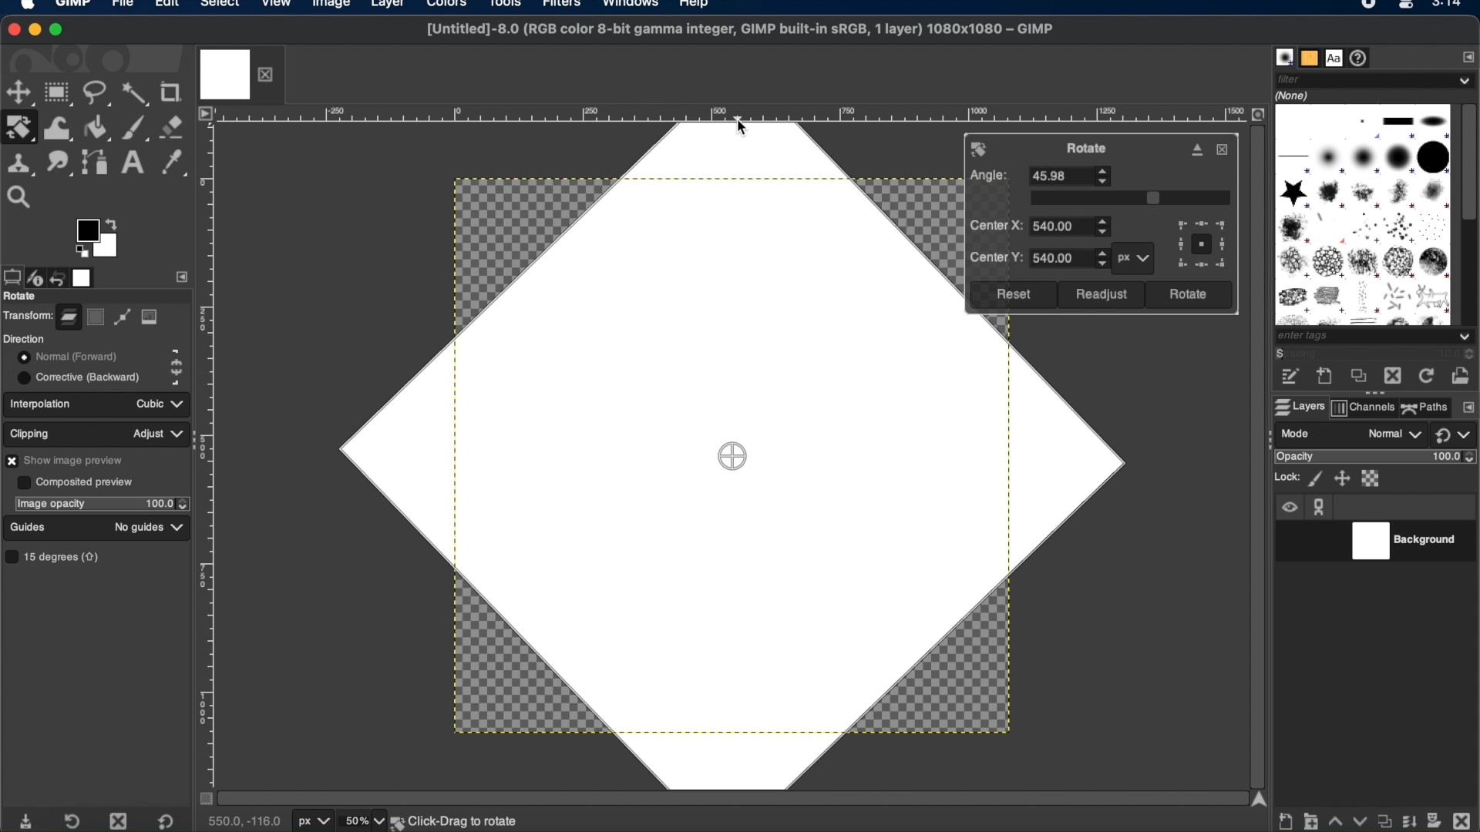 This screenshot has width=1480, height=832. I want to click on minimize, so click(36, 31).